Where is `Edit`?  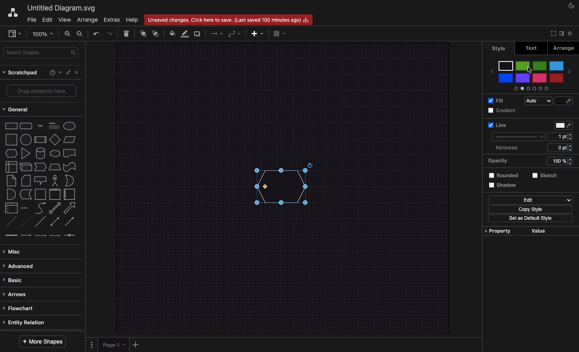 Edit is located at coordinates (70, 73).